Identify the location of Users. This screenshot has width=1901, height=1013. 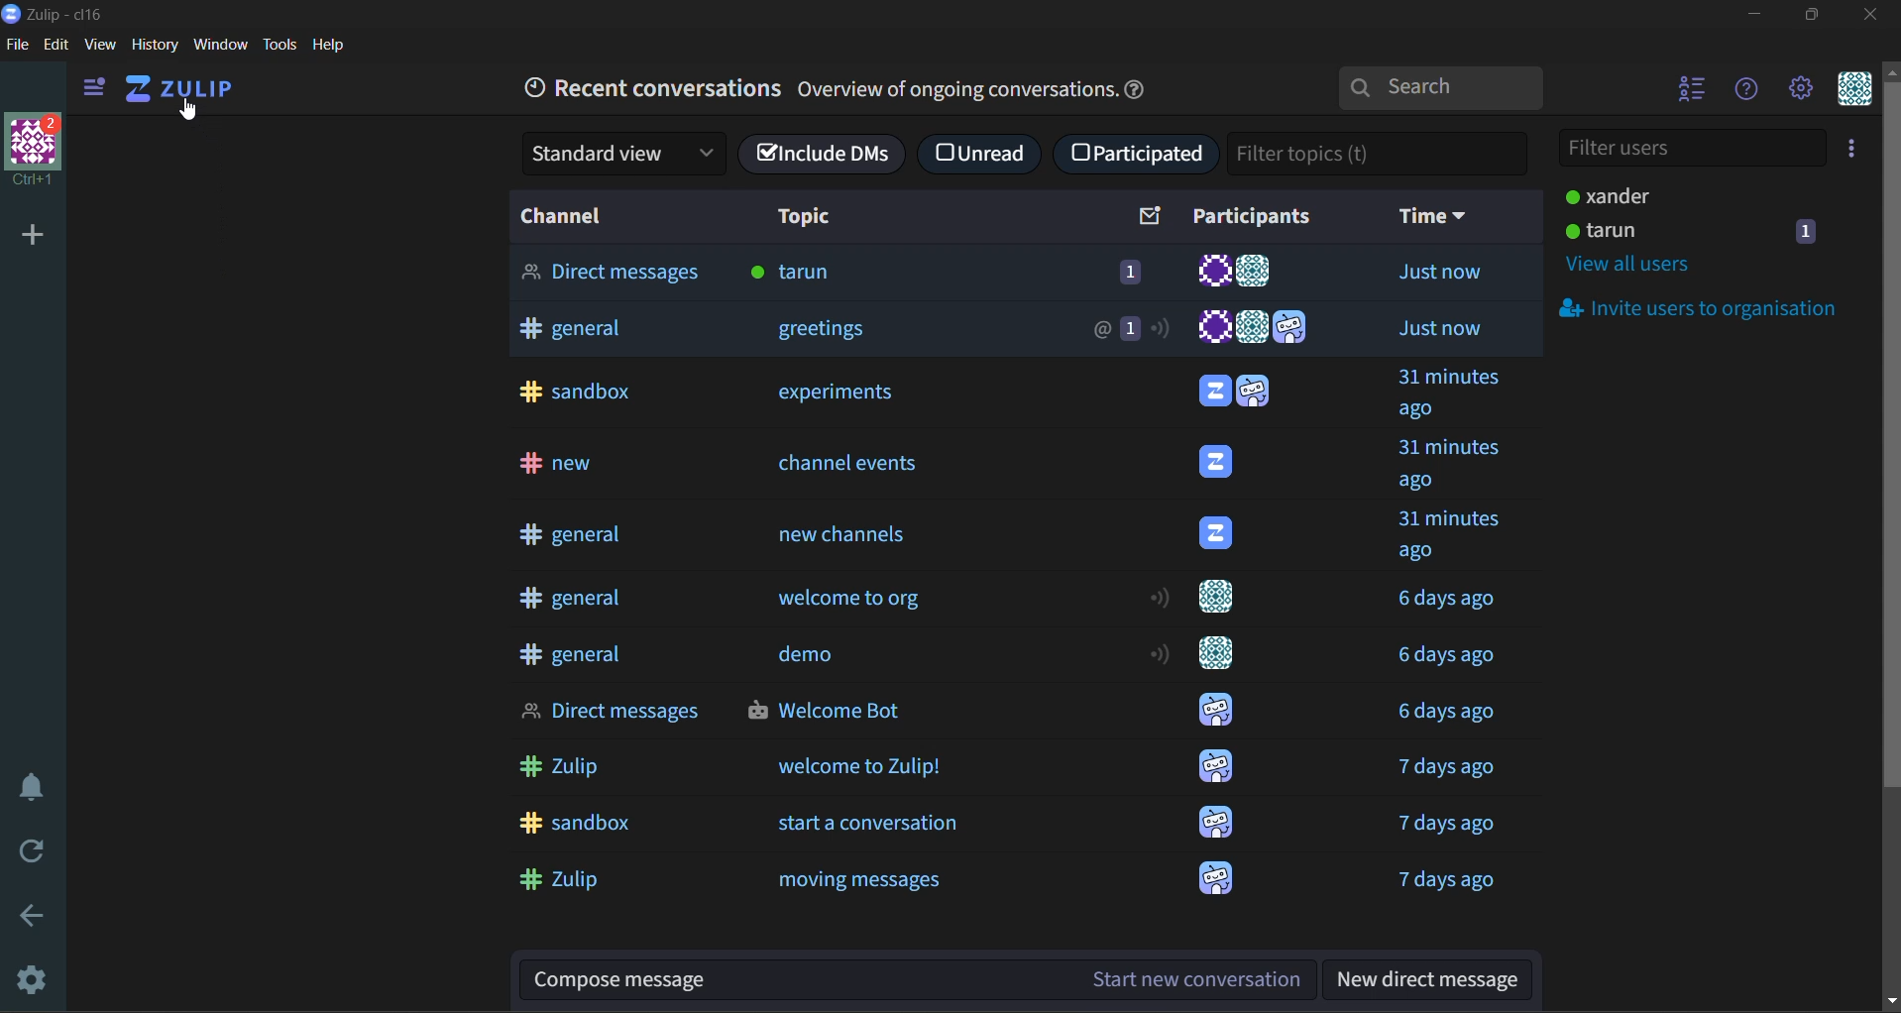
(1237, 392).